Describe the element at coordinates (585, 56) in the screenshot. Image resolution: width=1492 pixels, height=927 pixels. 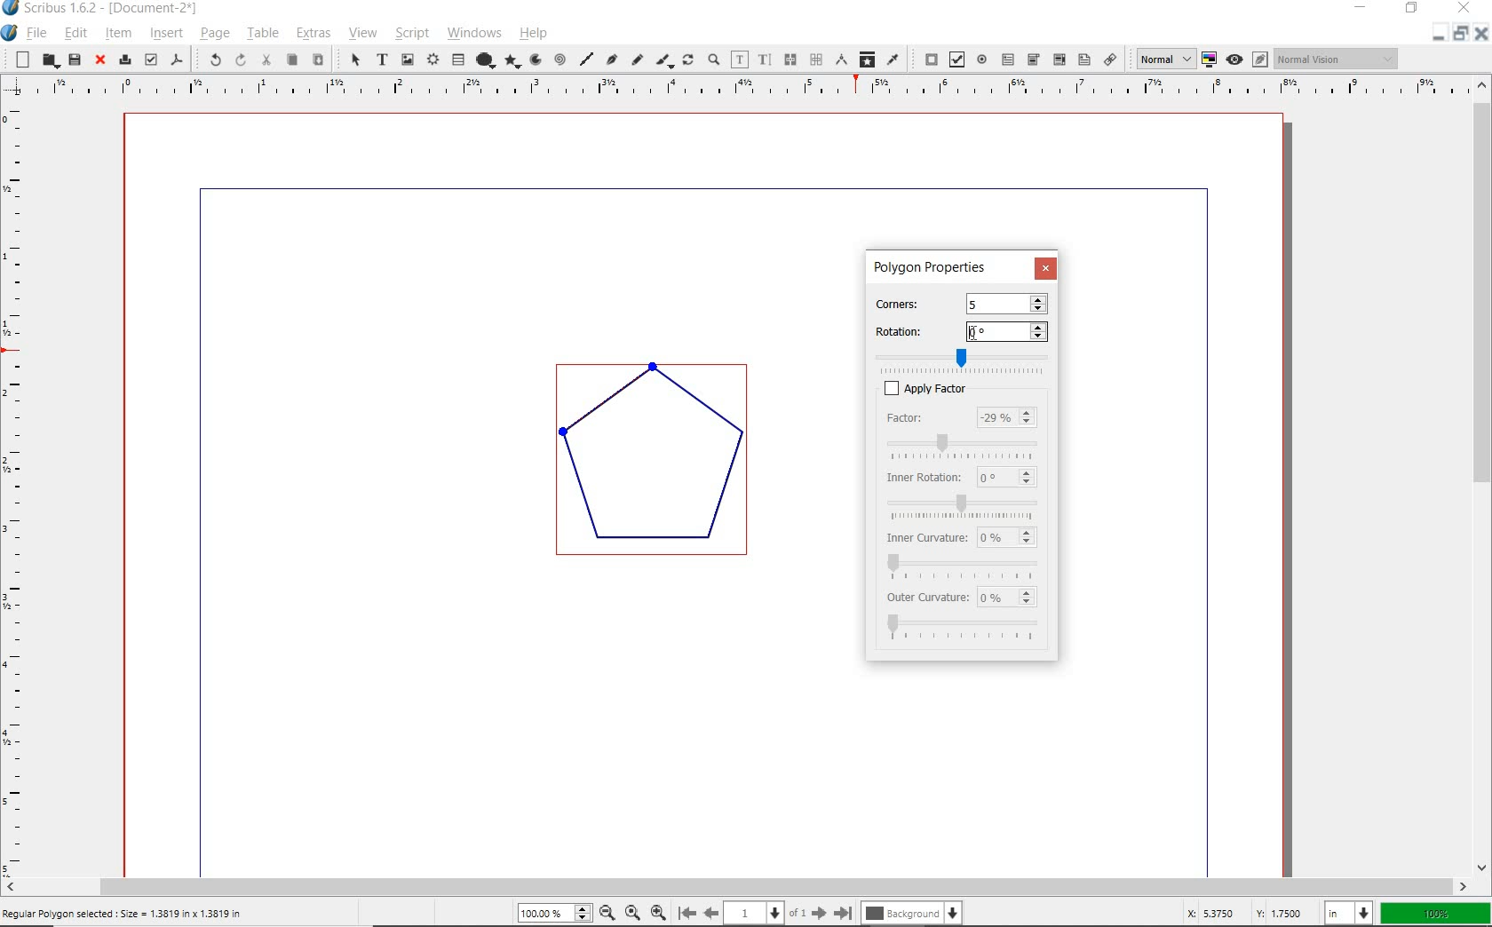
I see `line` at that location.